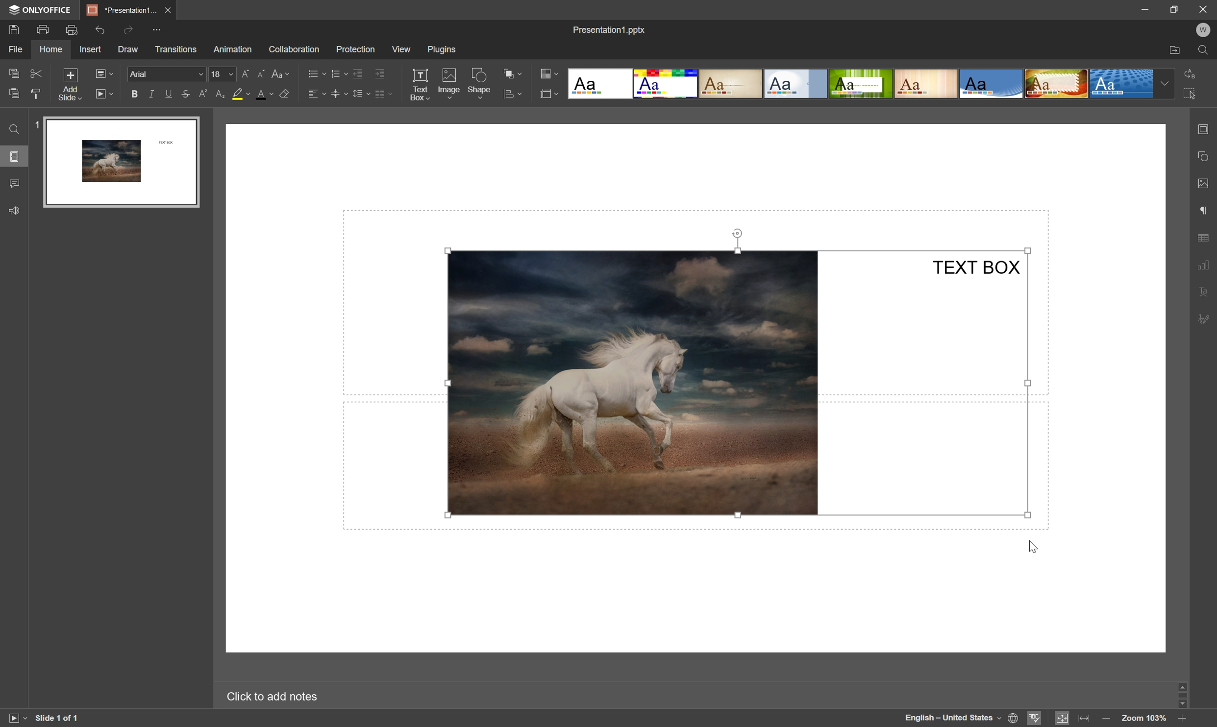  What do you see at coordinates (926, 83) in the screenshot?
I see `Lines` at bounding box center [926, 83].